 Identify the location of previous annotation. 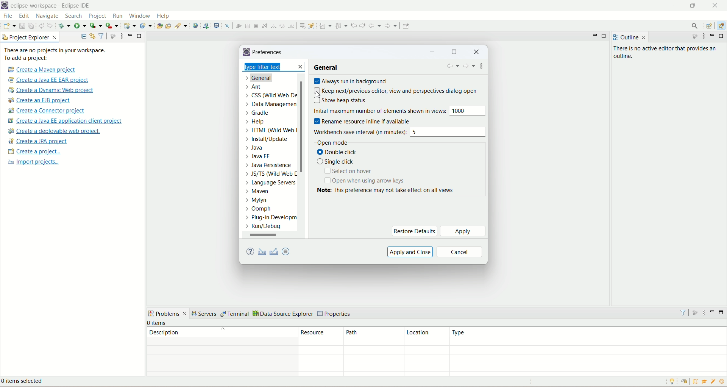
(341, 25).